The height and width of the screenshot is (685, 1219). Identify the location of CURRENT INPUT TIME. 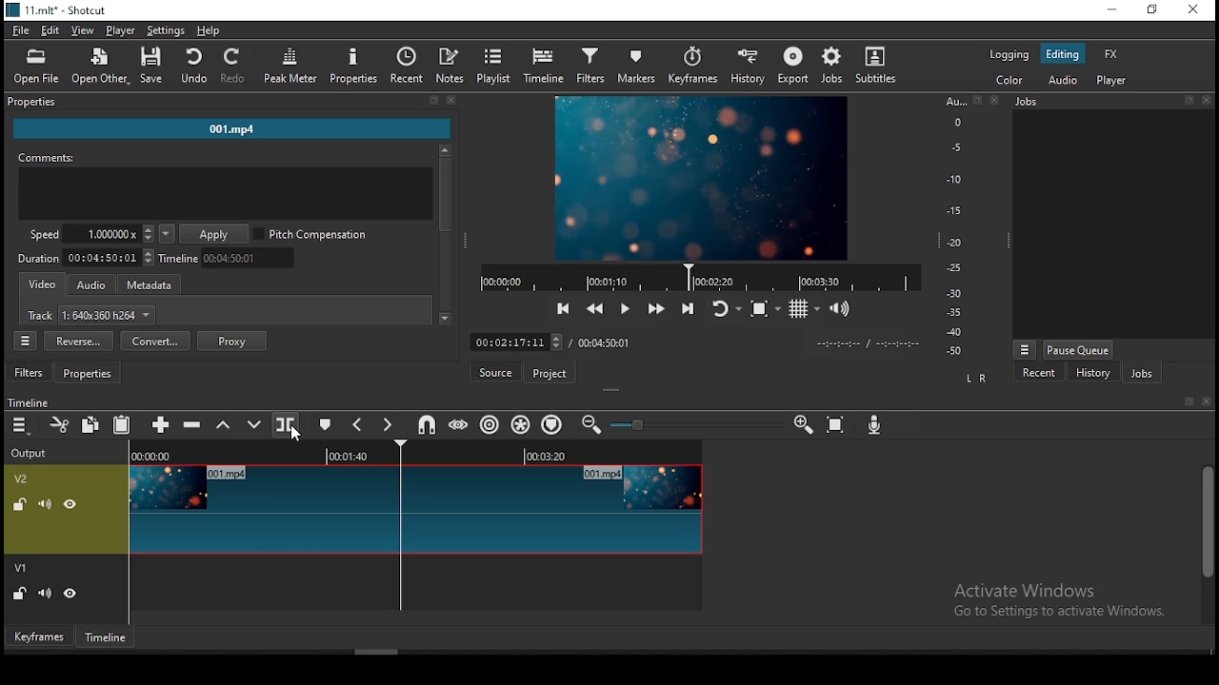
(515, 342).